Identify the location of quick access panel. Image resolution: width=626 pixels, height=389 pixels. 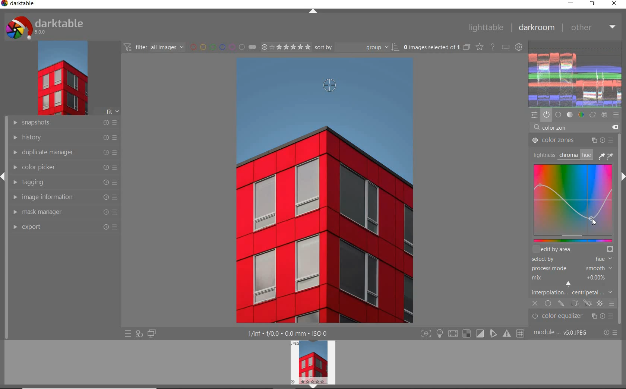
(535, 115).